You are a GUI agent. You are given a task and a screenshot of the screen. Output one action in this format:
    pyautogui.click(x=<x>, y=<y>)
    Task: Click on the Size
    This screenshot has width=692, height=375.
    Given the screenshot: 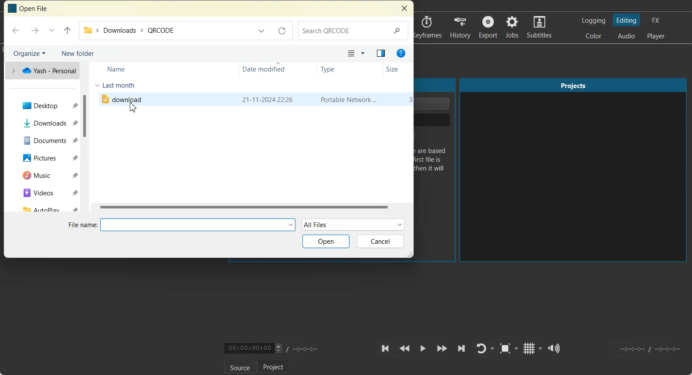 What is the action you would take?
    pyautogui.click(x=396, y=70)
    